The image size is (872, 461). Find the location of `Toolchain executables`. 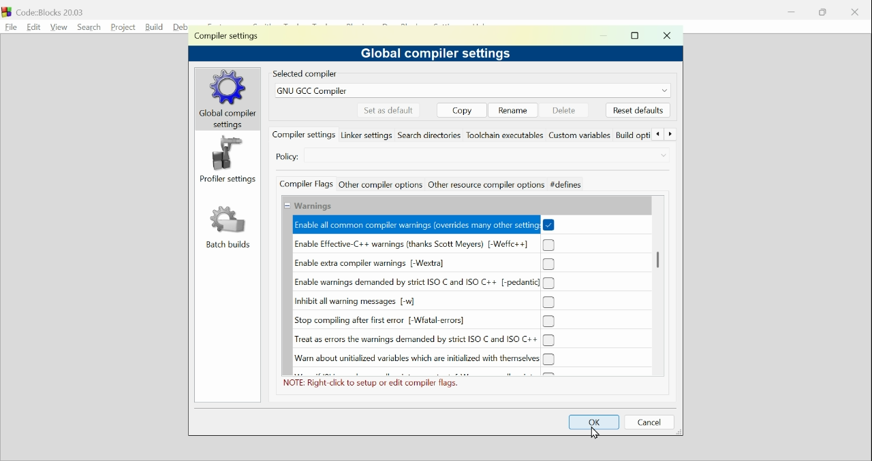

Toolchain executables is located at coordinates (506, 136).